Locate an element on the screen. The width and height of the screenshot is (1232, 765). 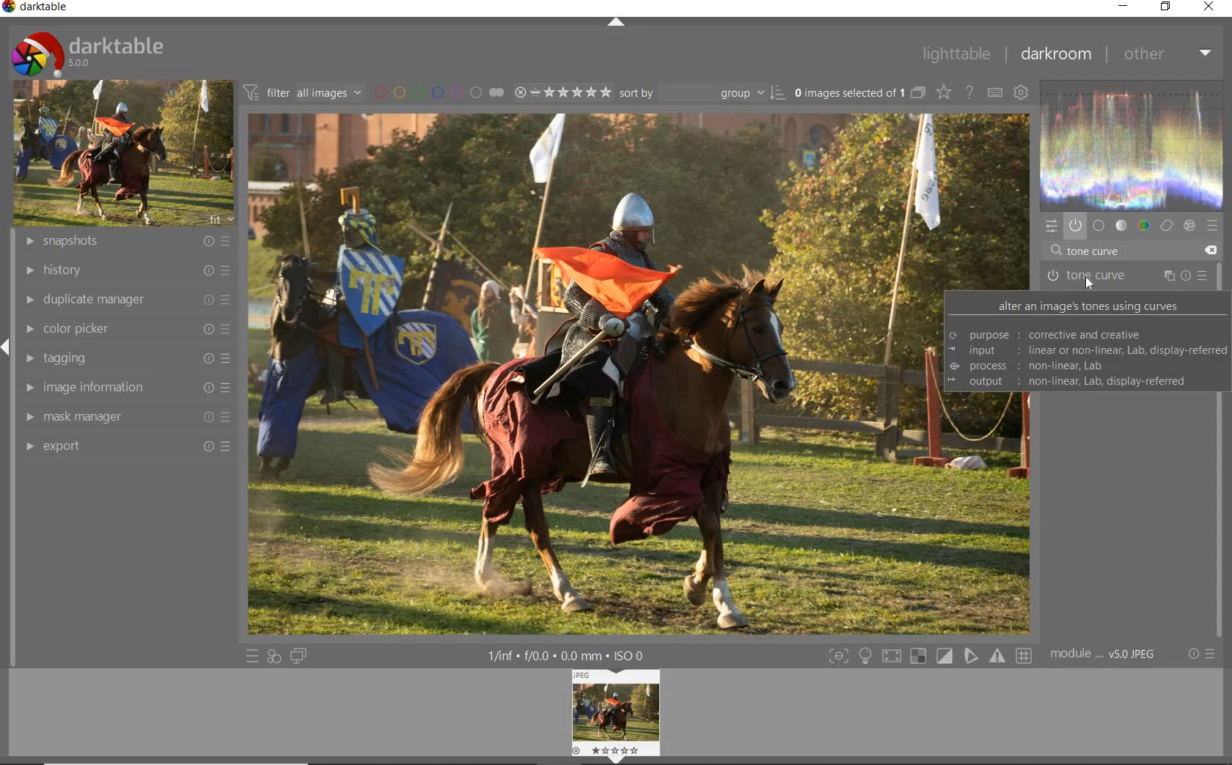
0 images (#.... lected of 1) is located at coordinates (858, 92).